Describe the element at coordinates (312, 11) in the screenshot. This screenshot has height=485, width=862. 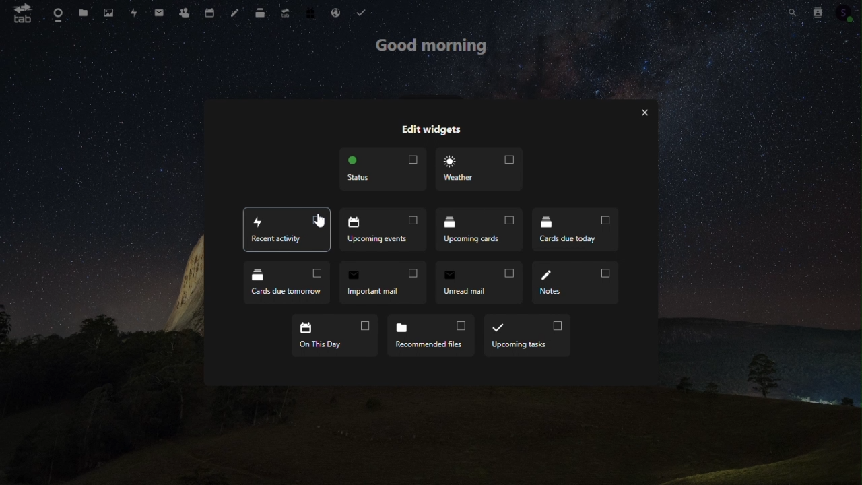
I see `Free trial` at that location.